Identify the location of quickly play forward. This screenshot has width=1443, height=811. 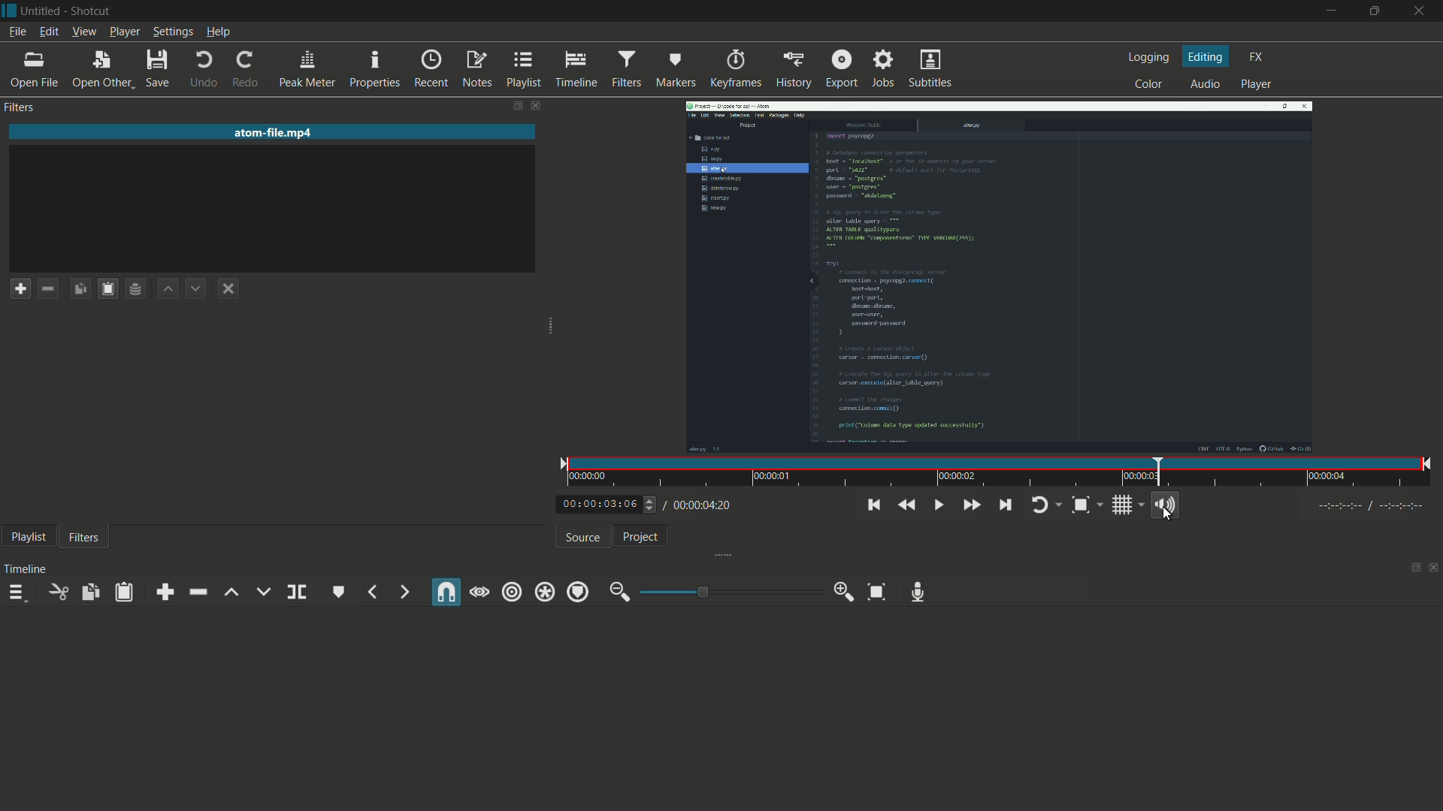
(968, 505).